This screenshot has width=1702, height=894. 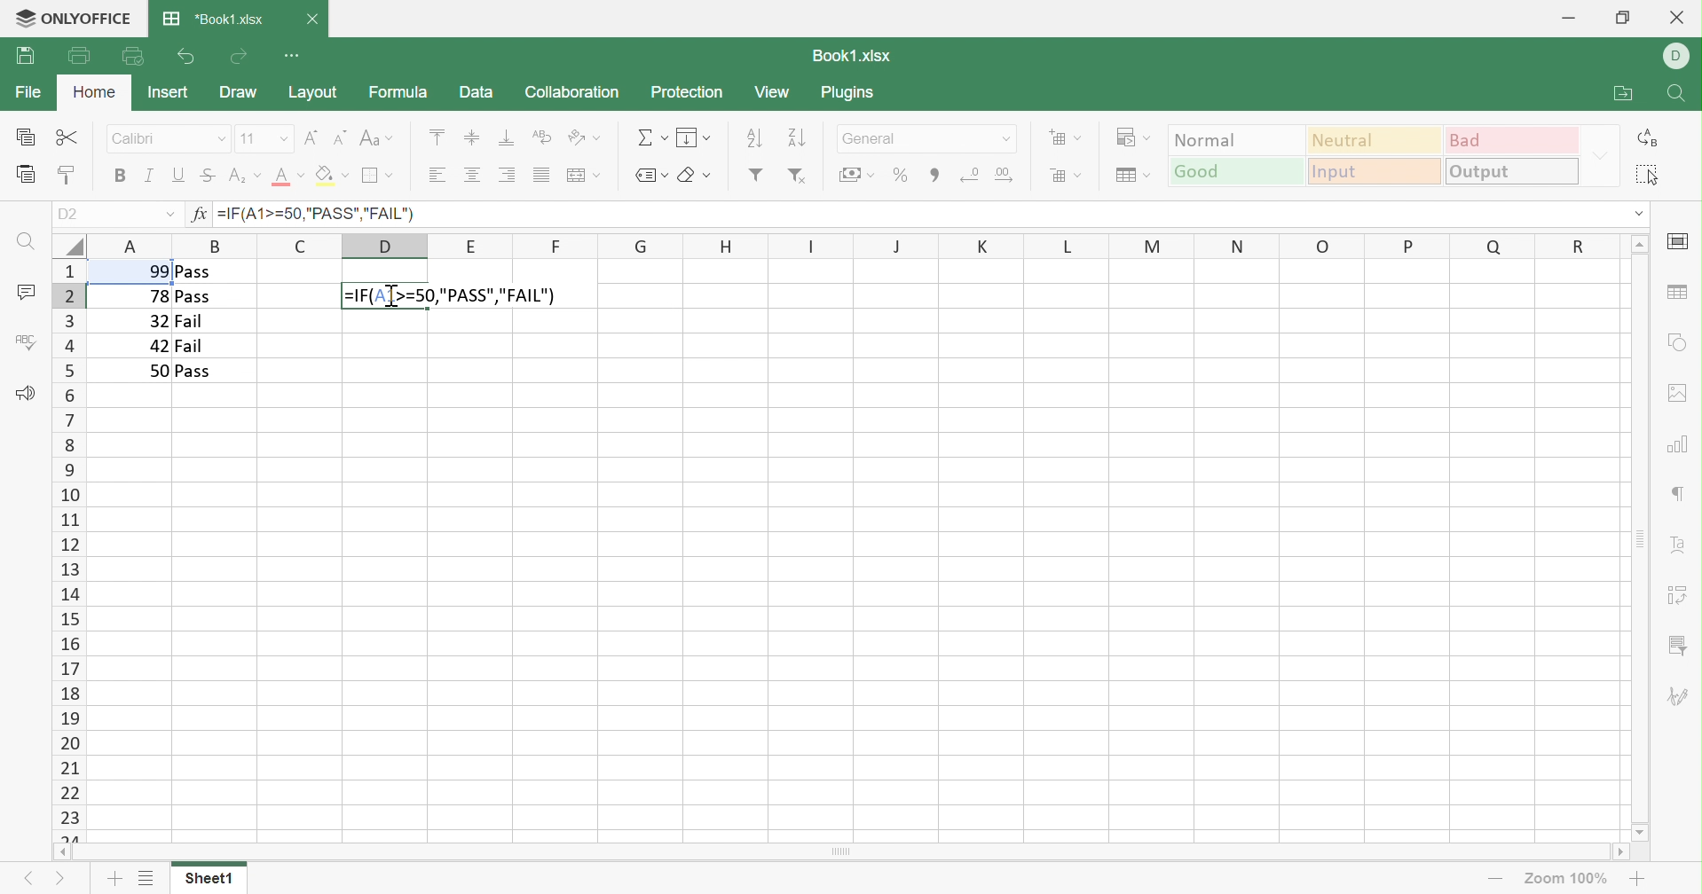 What do you see at coordinates (95, 93) in the screenshot?
I see `Home` at bounding box center [95, 93].